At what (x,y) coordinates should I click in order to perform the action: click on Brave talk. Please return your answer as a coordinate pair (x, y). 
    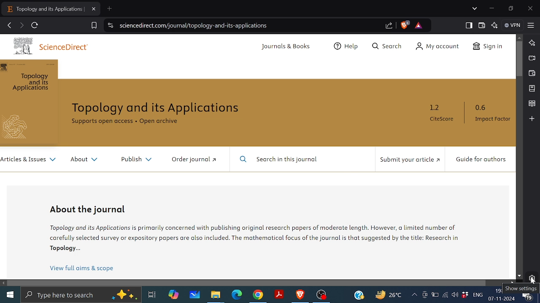
    Looking at the image, I should click on (531, 57).